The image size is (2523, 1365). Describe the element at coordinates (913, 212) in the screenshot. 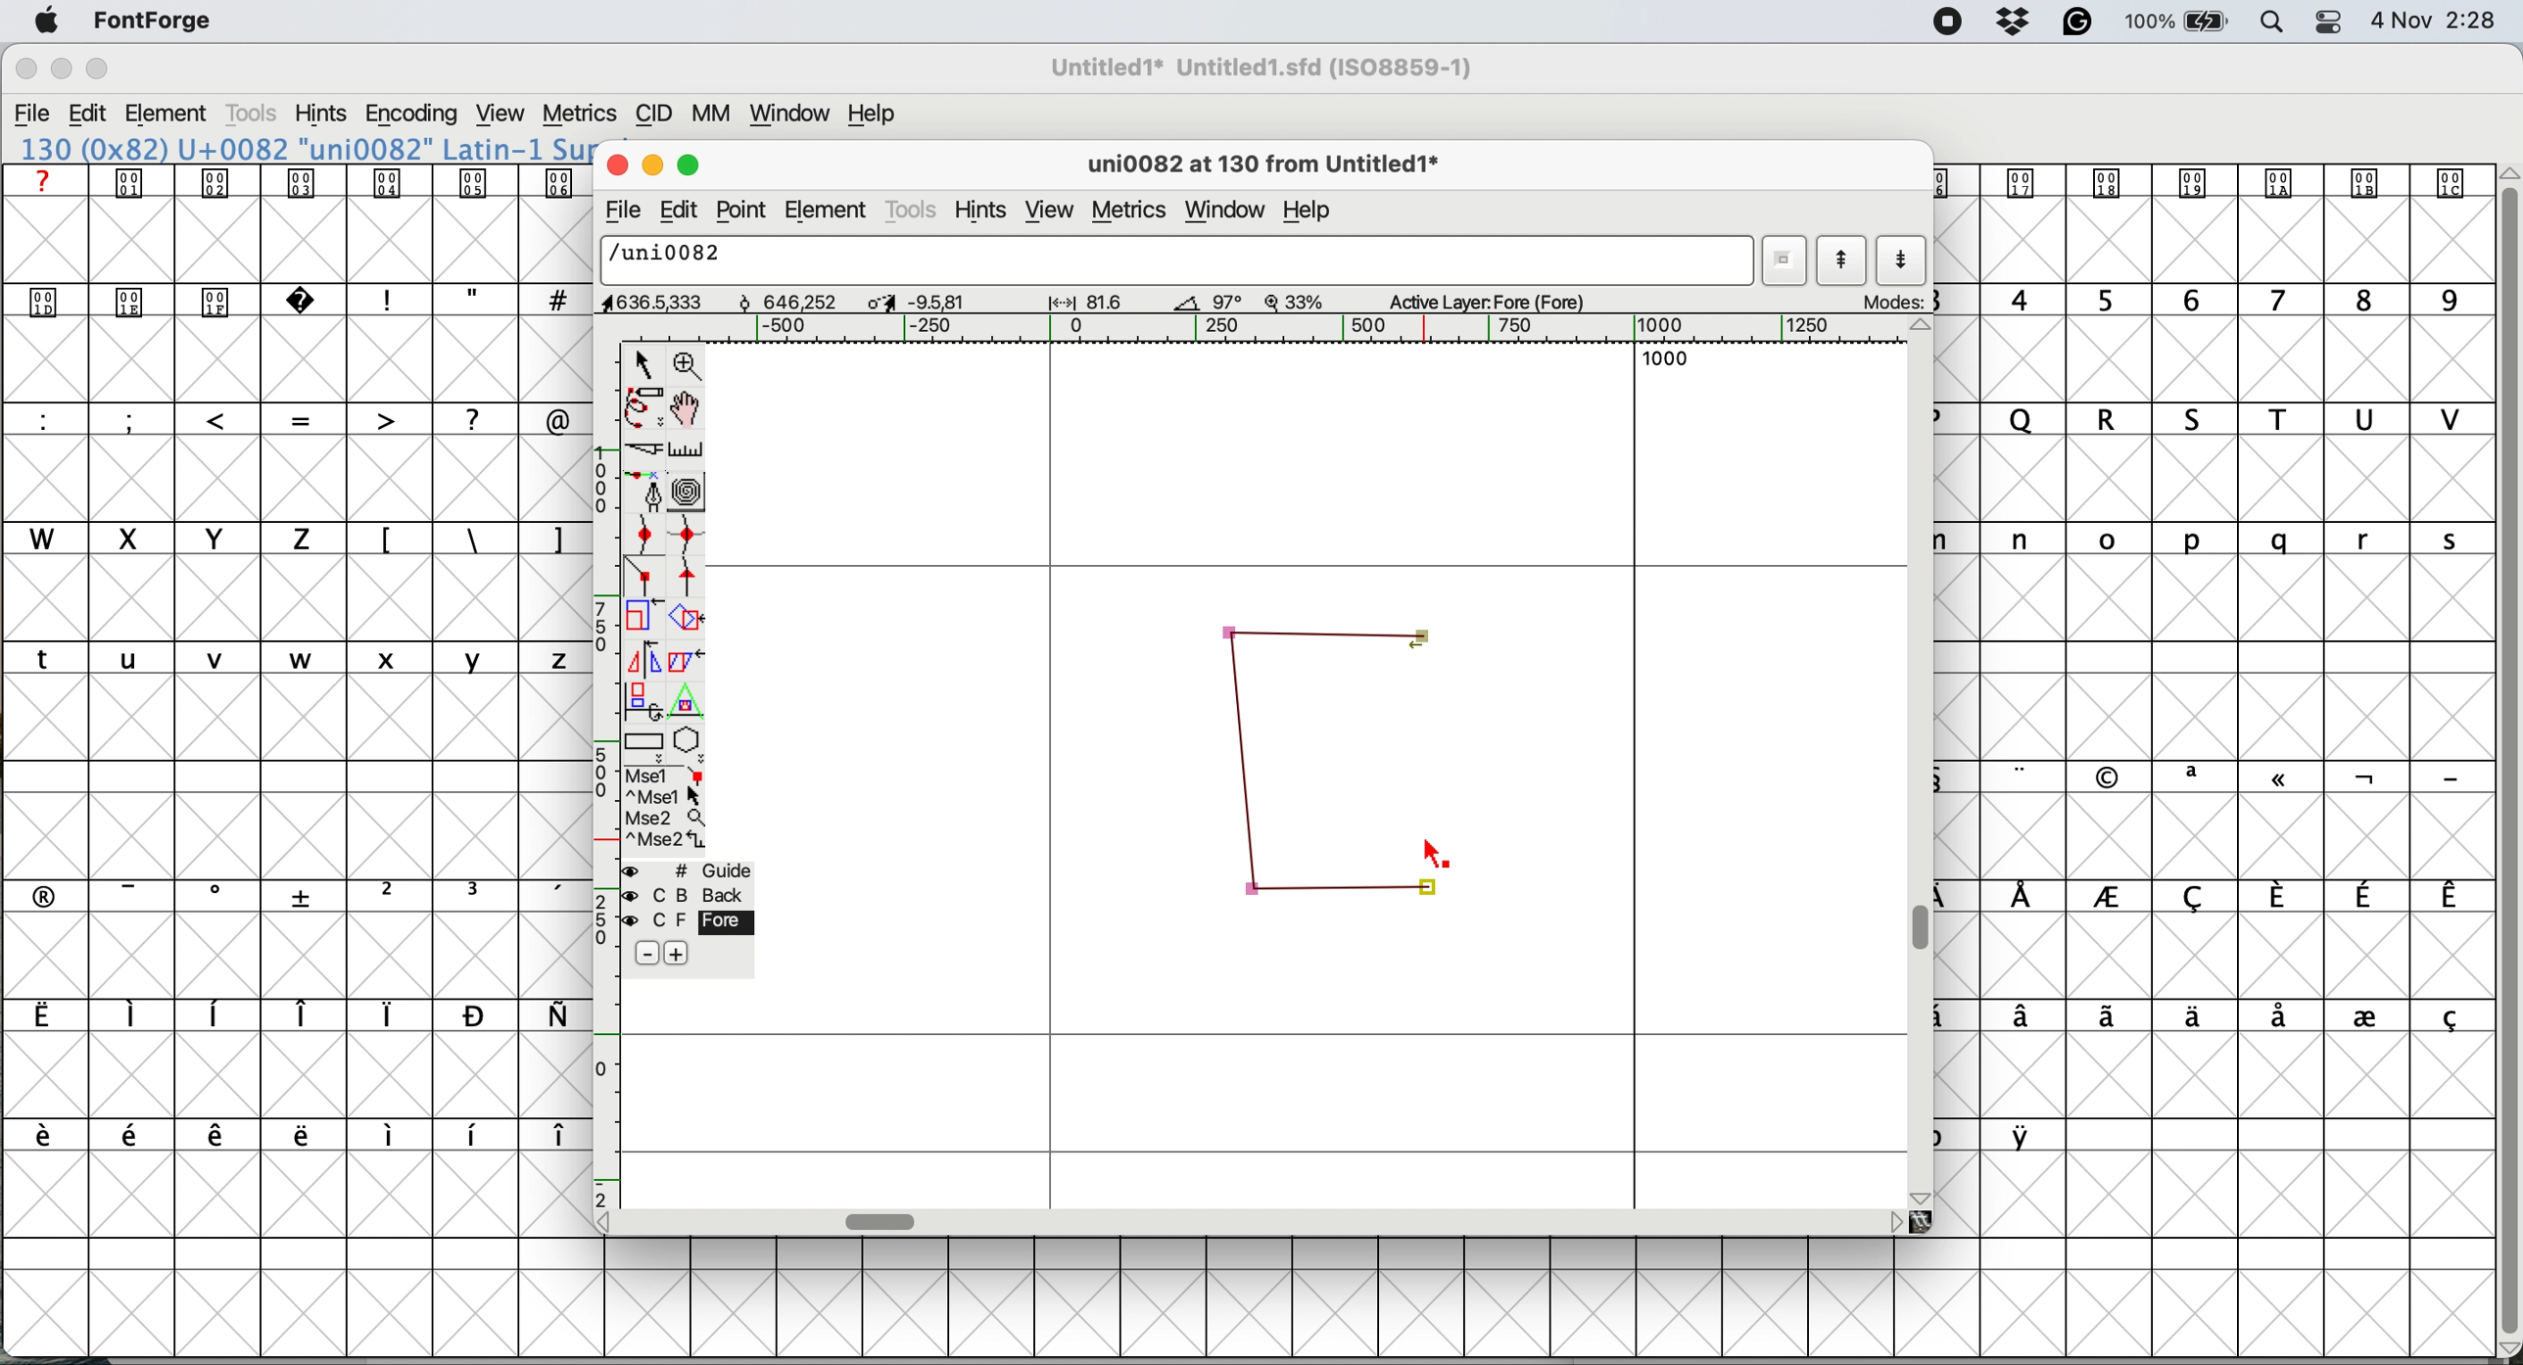

I see `tools` at that location.